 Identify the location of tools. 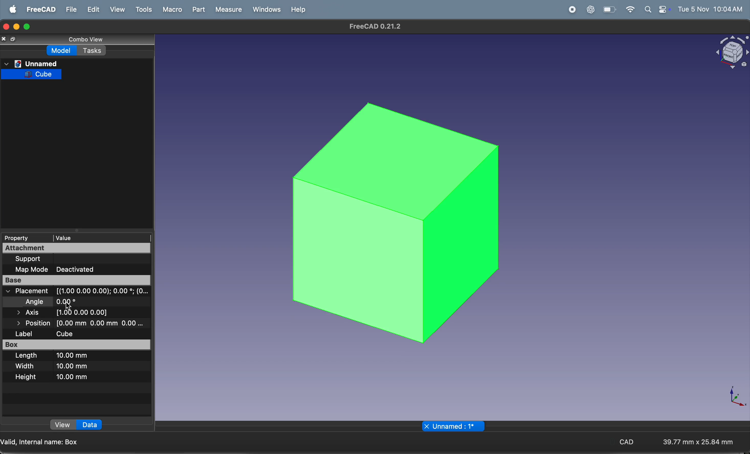
(141, 9).